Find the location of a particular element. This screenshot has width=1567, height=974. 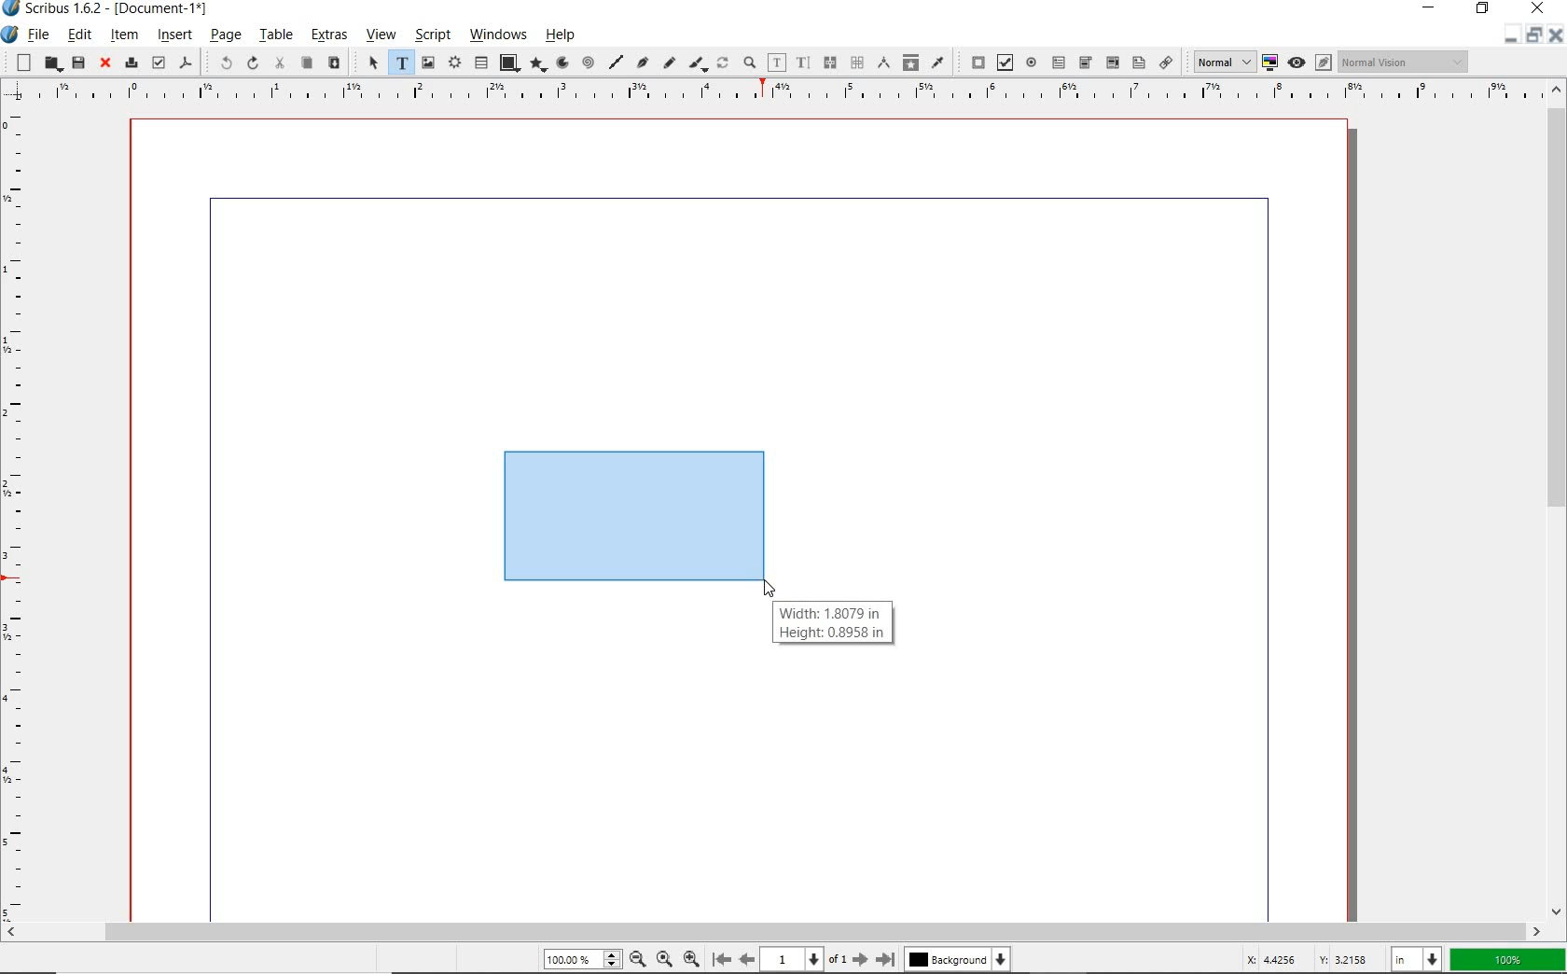

table is located at coordinates (276, 36).